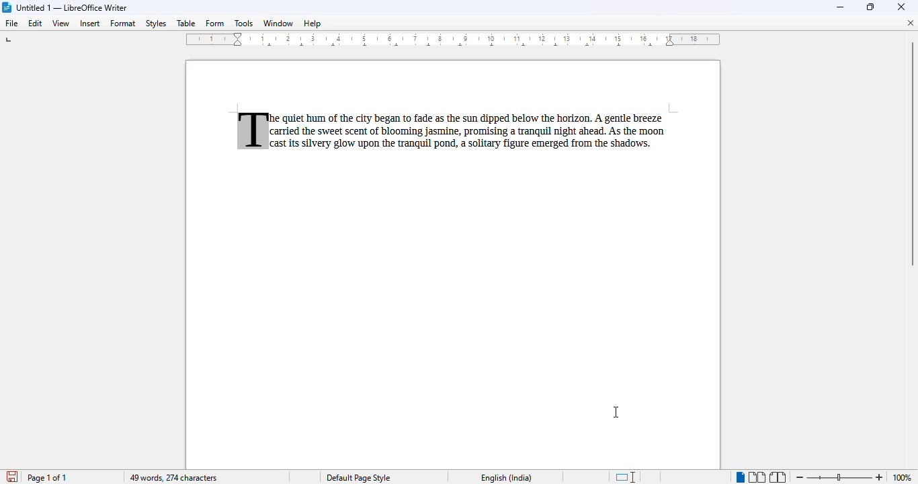  What do you see at coordinates (839, 478) in the screenshot?
I see `zoom in or zoom out bar` at bounding box center [839, 478].